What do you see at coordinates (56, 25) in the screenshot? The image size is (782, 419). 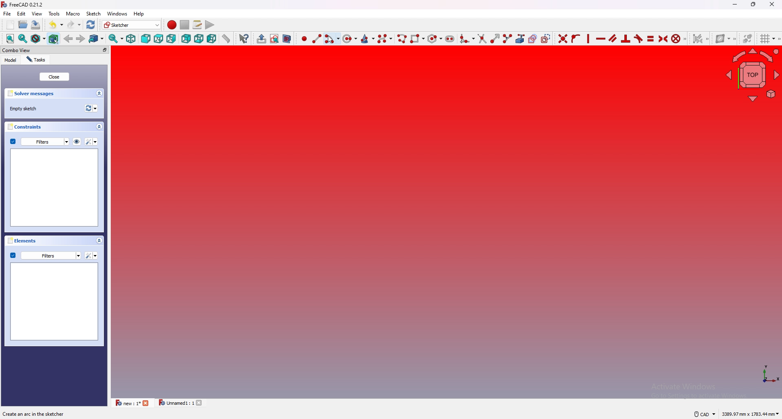 I see `undo` at bounding box center [56, 25].